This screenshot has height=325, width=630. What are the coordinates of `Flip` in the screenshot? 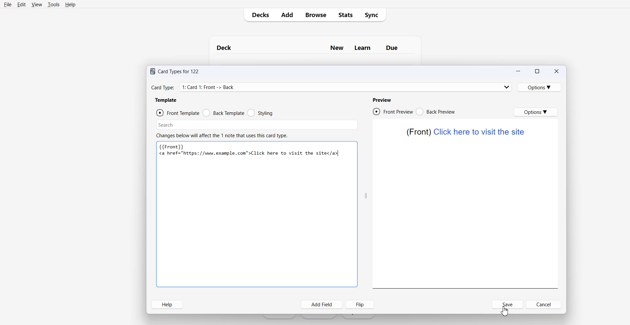 It's located at (360, 304).